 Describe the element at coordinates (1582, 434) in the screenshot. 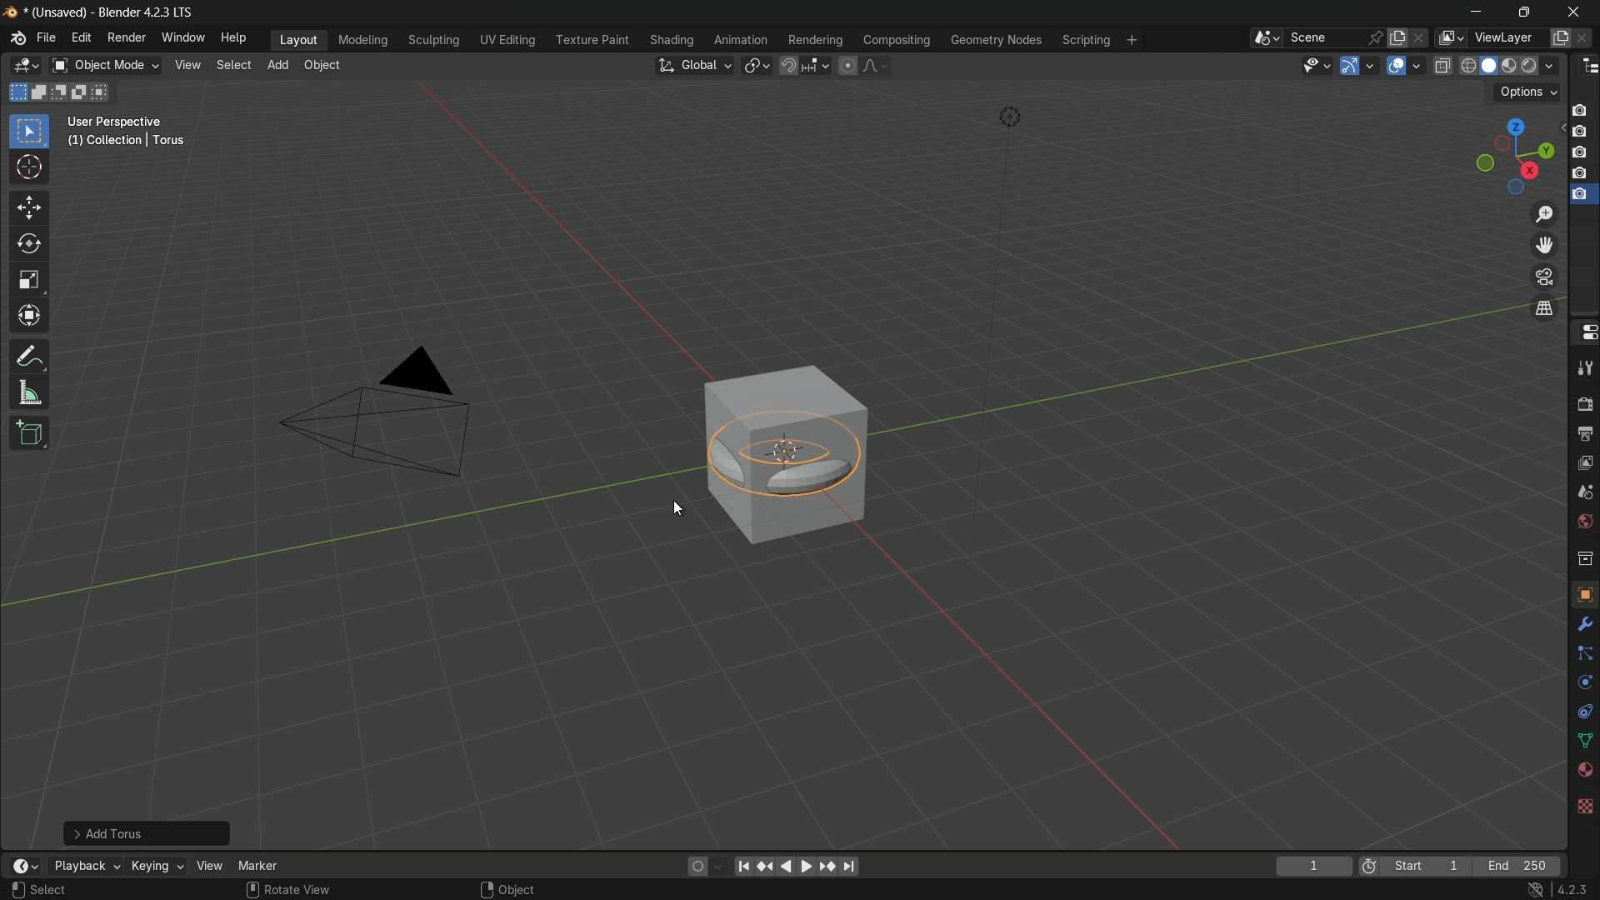

I see `output` at that location.